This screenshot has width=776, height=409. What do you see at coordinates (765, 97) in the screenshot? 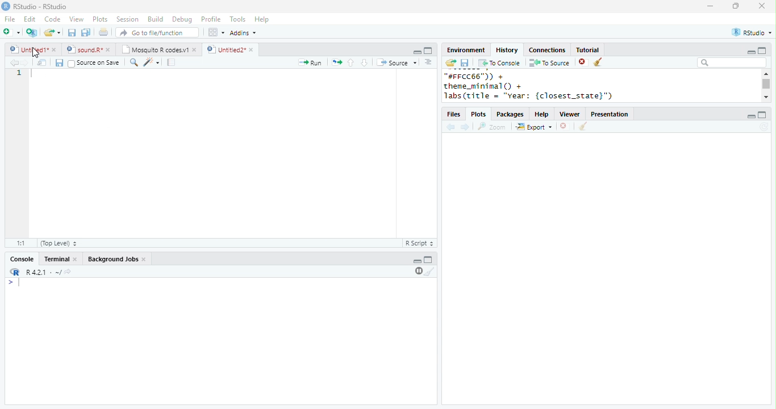
I see `scroll down` at bounding box center [765, 97].